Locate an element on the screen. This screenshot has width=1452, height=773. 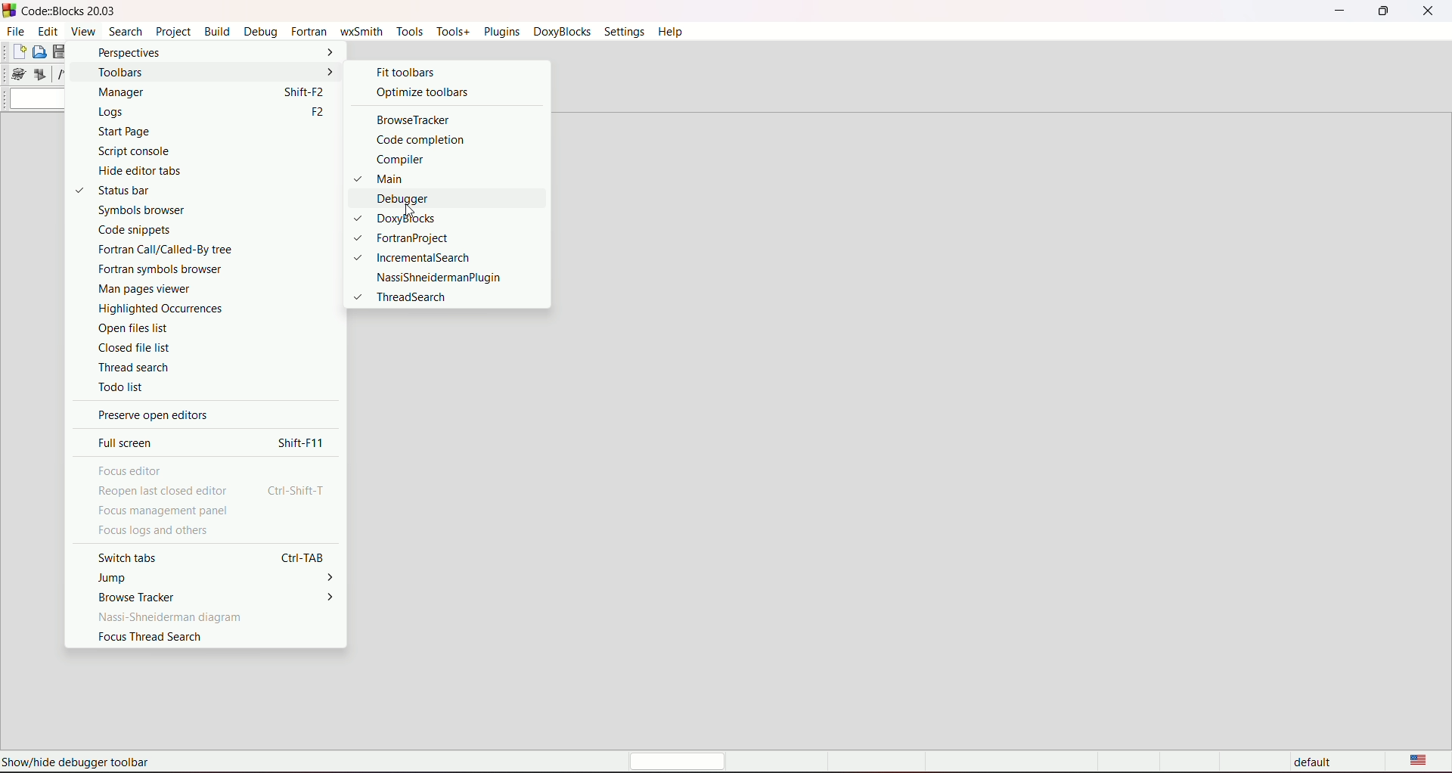
file is located at coordinates (16, 30).